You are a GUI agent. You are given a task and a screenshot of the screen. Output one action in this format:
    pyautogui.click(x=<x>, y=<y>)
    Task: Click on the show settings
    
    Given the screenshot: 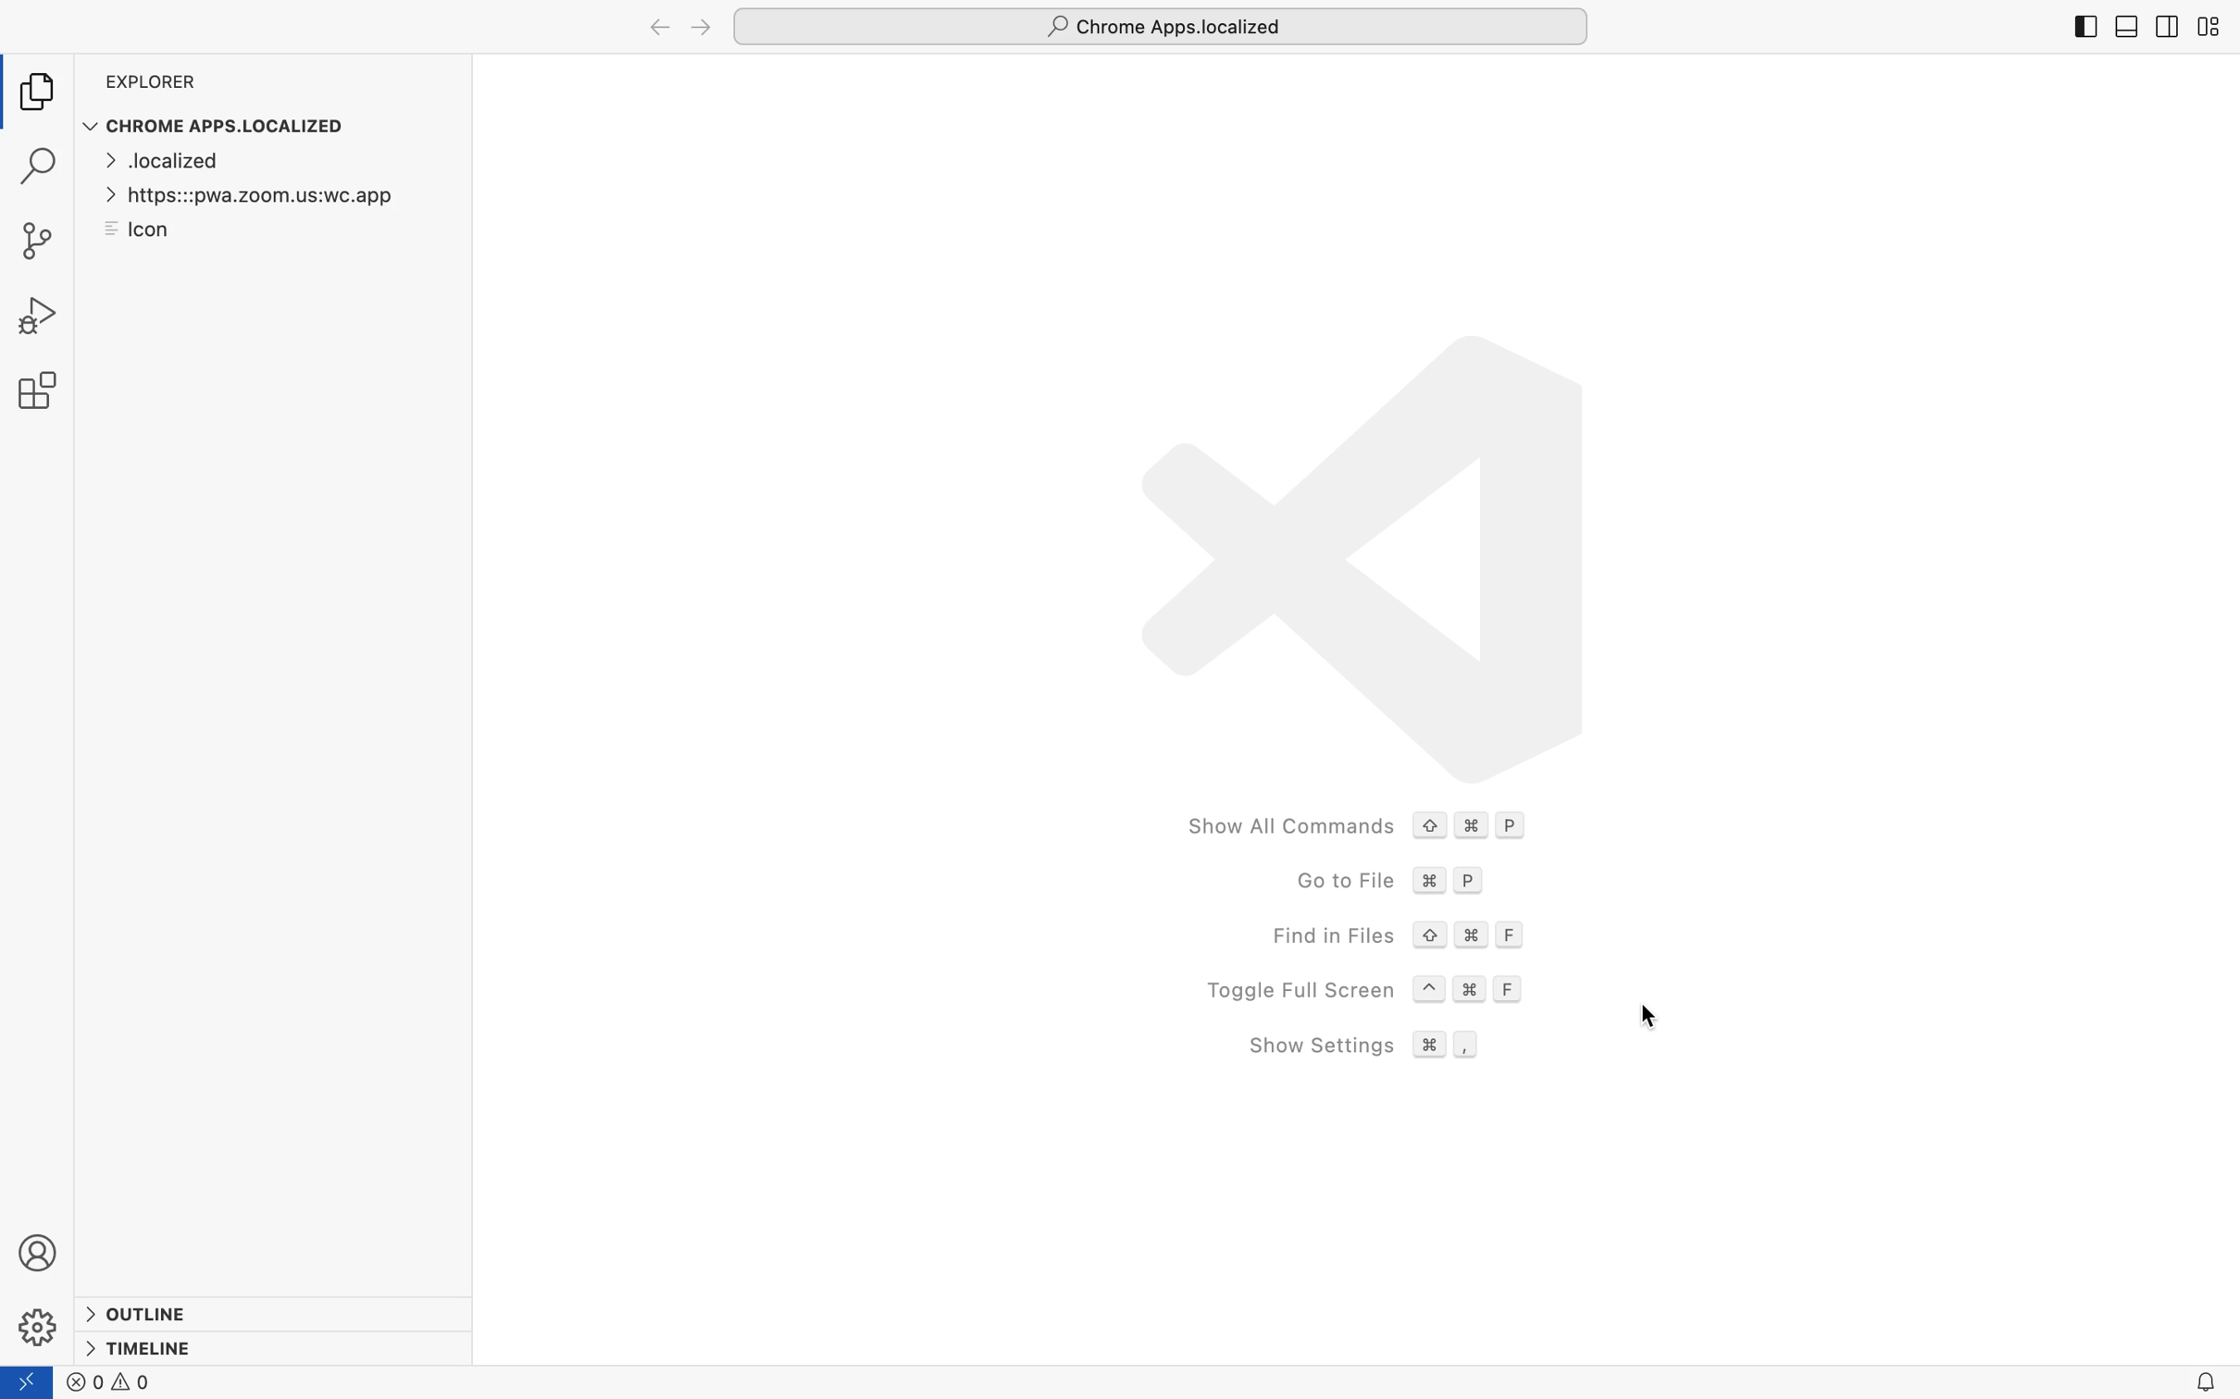 What is the action you would take?
    pyautogui.click(x=1366, y=1046)
    